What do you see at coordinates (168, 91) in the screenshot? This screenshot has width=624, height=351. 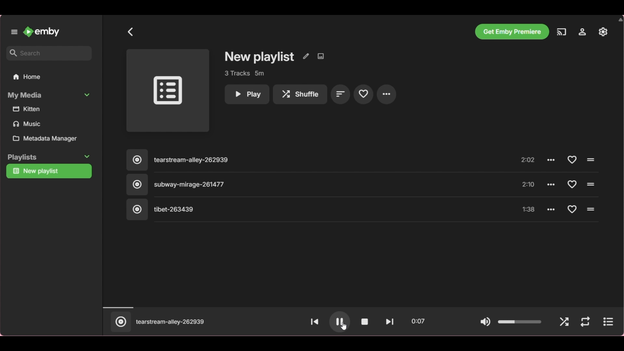 I see `Click to play entire playlist` at bounding box center [168, 91].